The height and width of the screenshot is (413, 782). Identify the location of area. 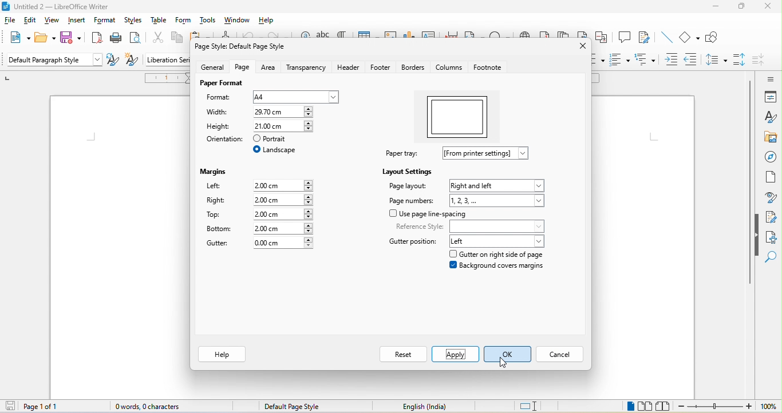
(270, 67).